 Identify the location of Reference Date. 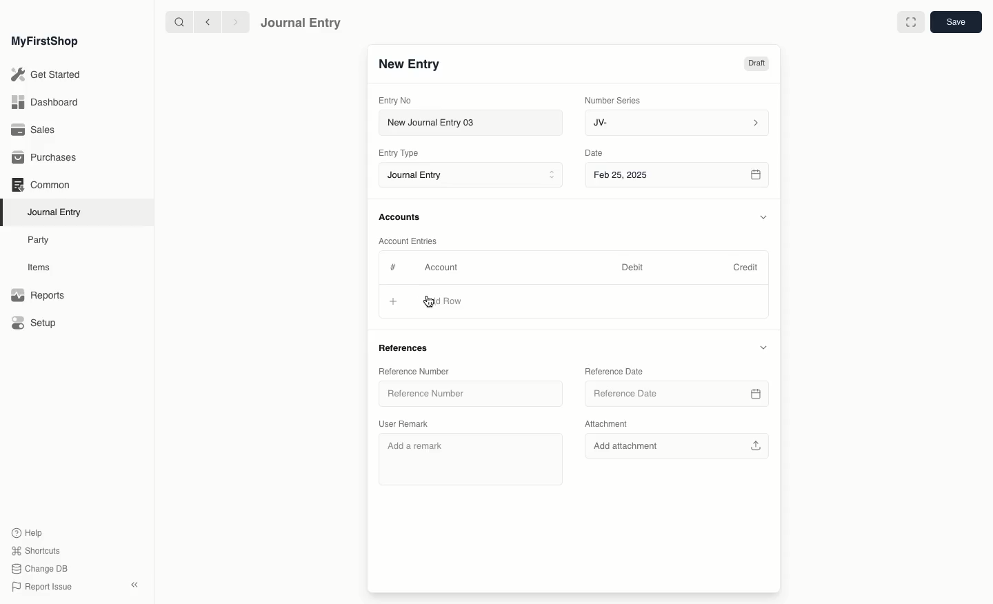
(614, 371).